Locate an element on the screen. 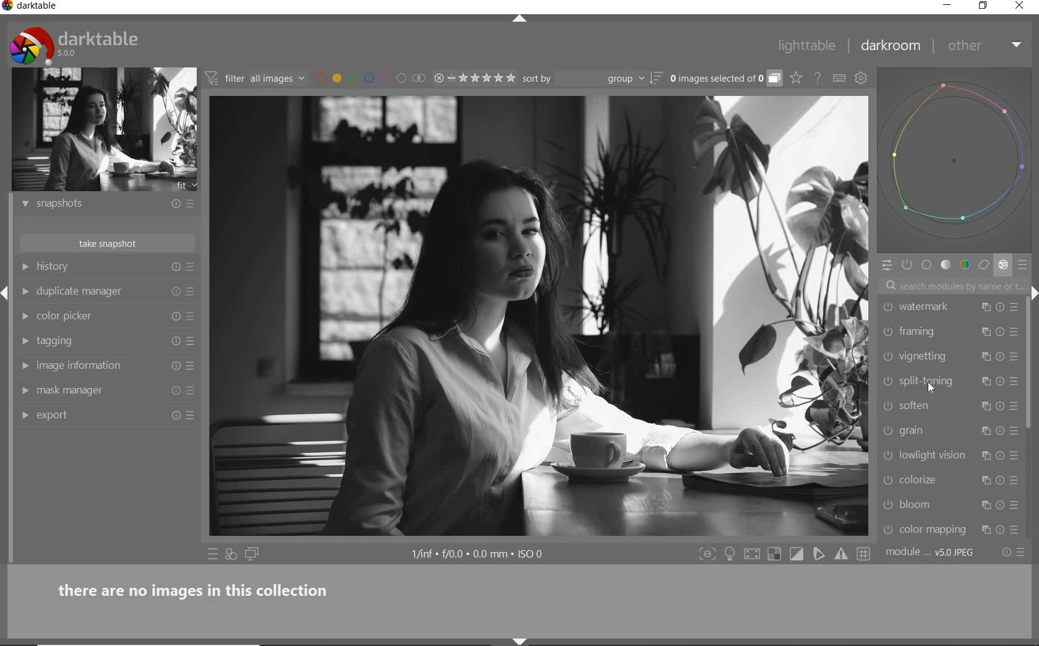 This screenshot has height=646, width=1039. scrollbar is located at coordinates (1030, 365).